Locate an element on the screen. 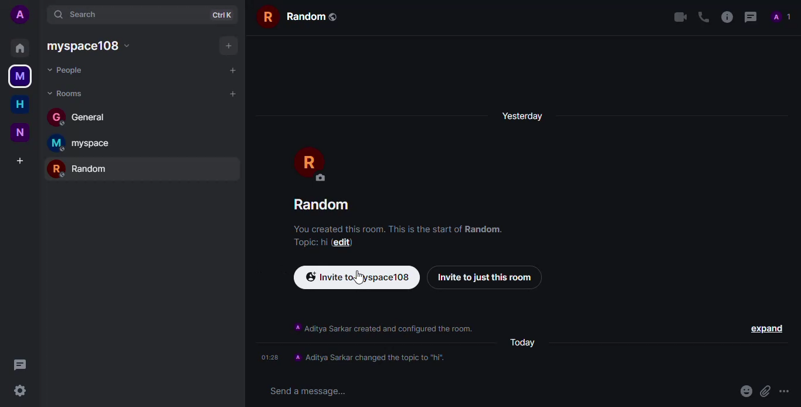  search is located at coordinates (81, 13).